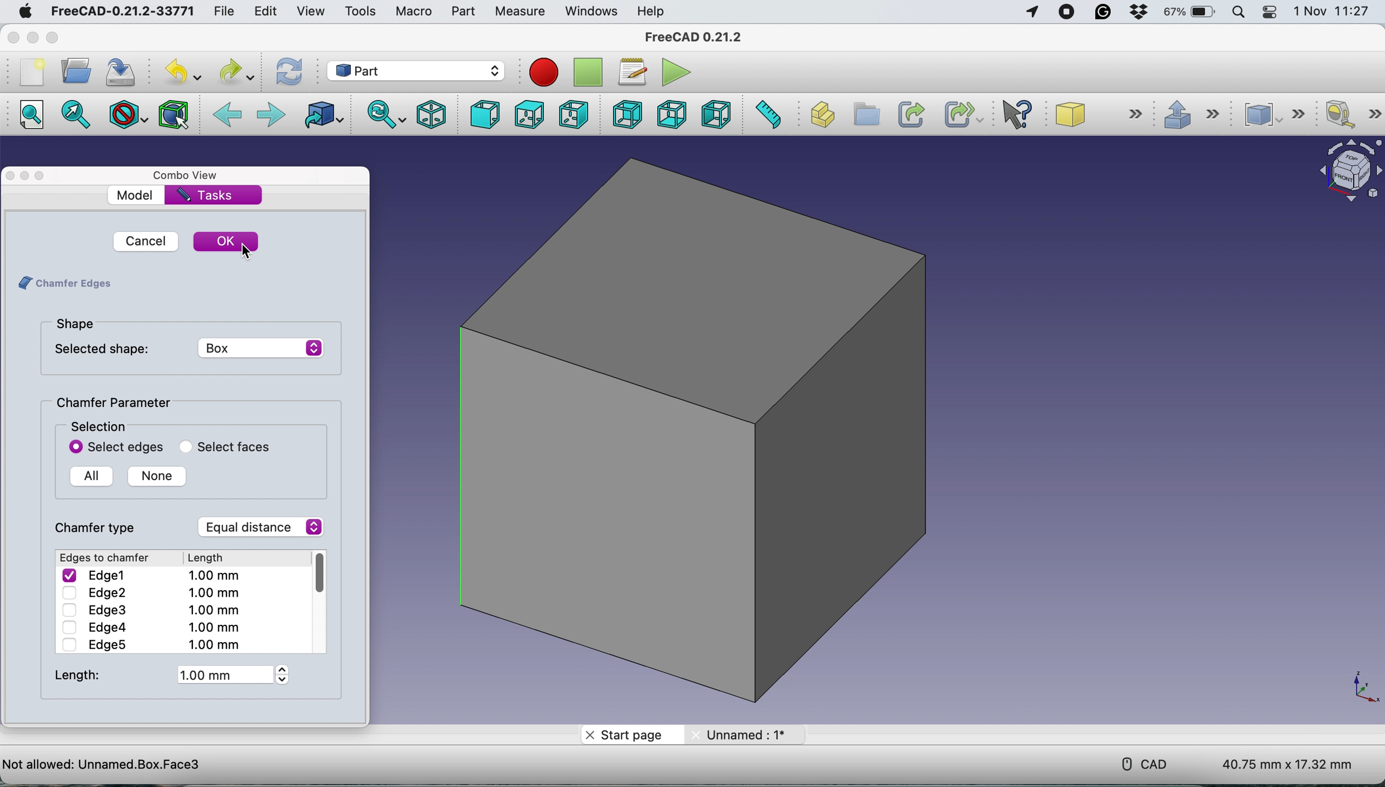  Describe the element at coordinates (33, 73) in the screenshot. I see `new` at that location.